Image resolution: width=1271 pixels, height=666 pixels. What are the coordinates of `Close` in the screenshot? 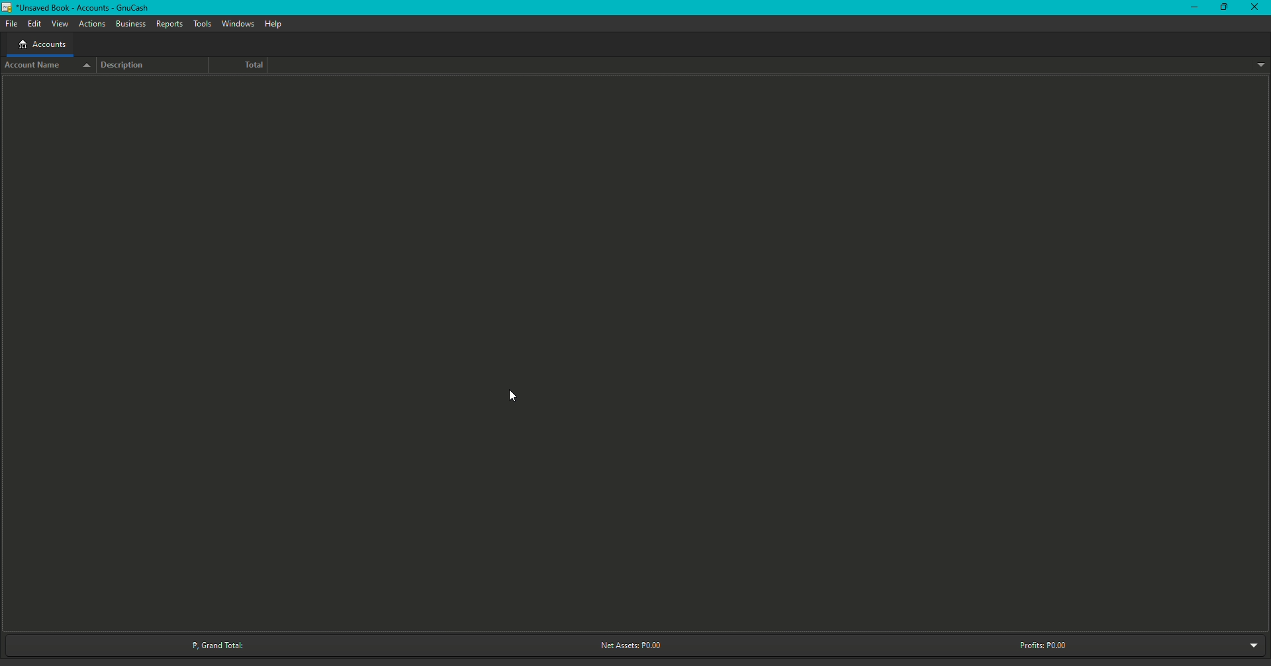 It's located at (1249, 7).